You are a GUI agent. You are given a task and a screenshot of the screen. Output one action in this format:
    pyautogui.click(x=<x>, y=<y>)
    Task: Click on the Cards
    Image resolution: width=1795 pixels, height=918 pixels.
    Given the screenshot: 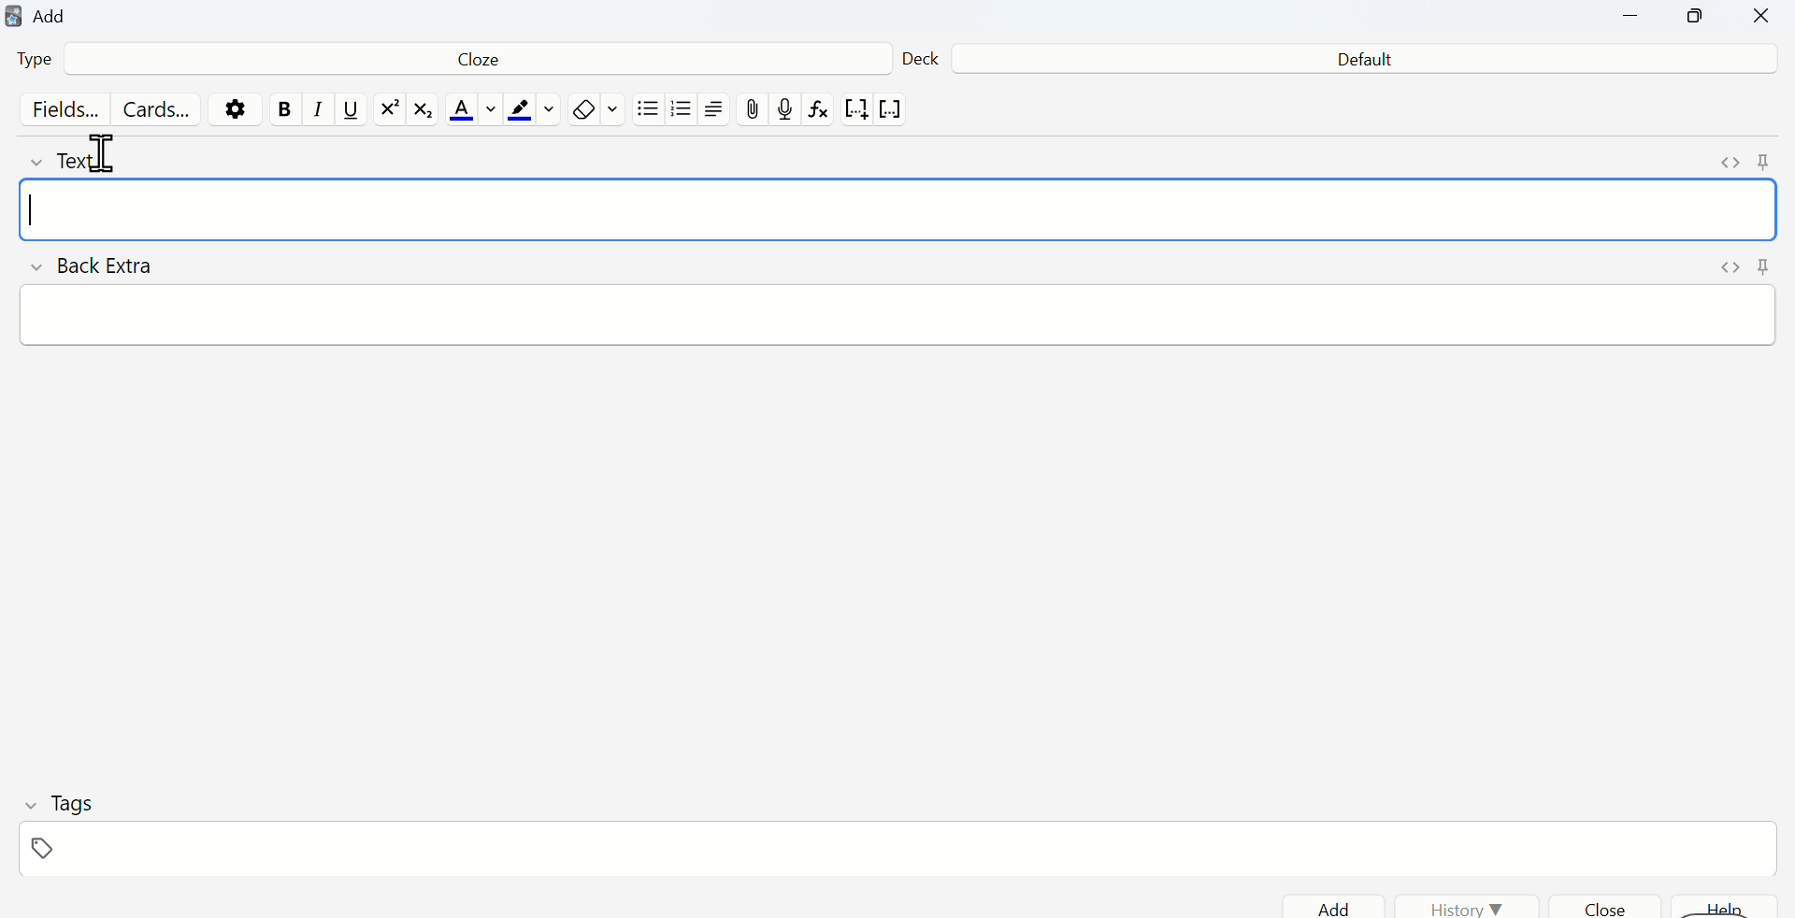 What is the action you would take?
    pyautogui.click(x=164, y=108)
    